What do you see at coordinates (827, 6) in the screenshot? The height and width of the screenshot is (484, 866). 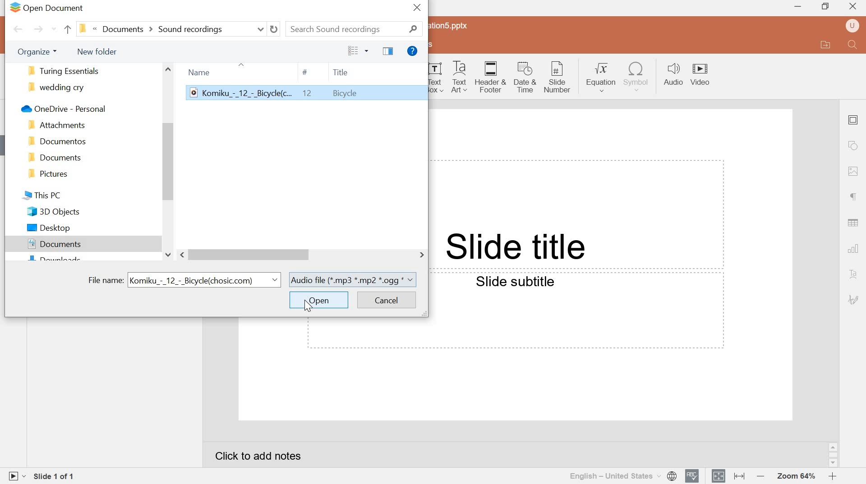 I see `Restore down` at bounding box center [827, 6].